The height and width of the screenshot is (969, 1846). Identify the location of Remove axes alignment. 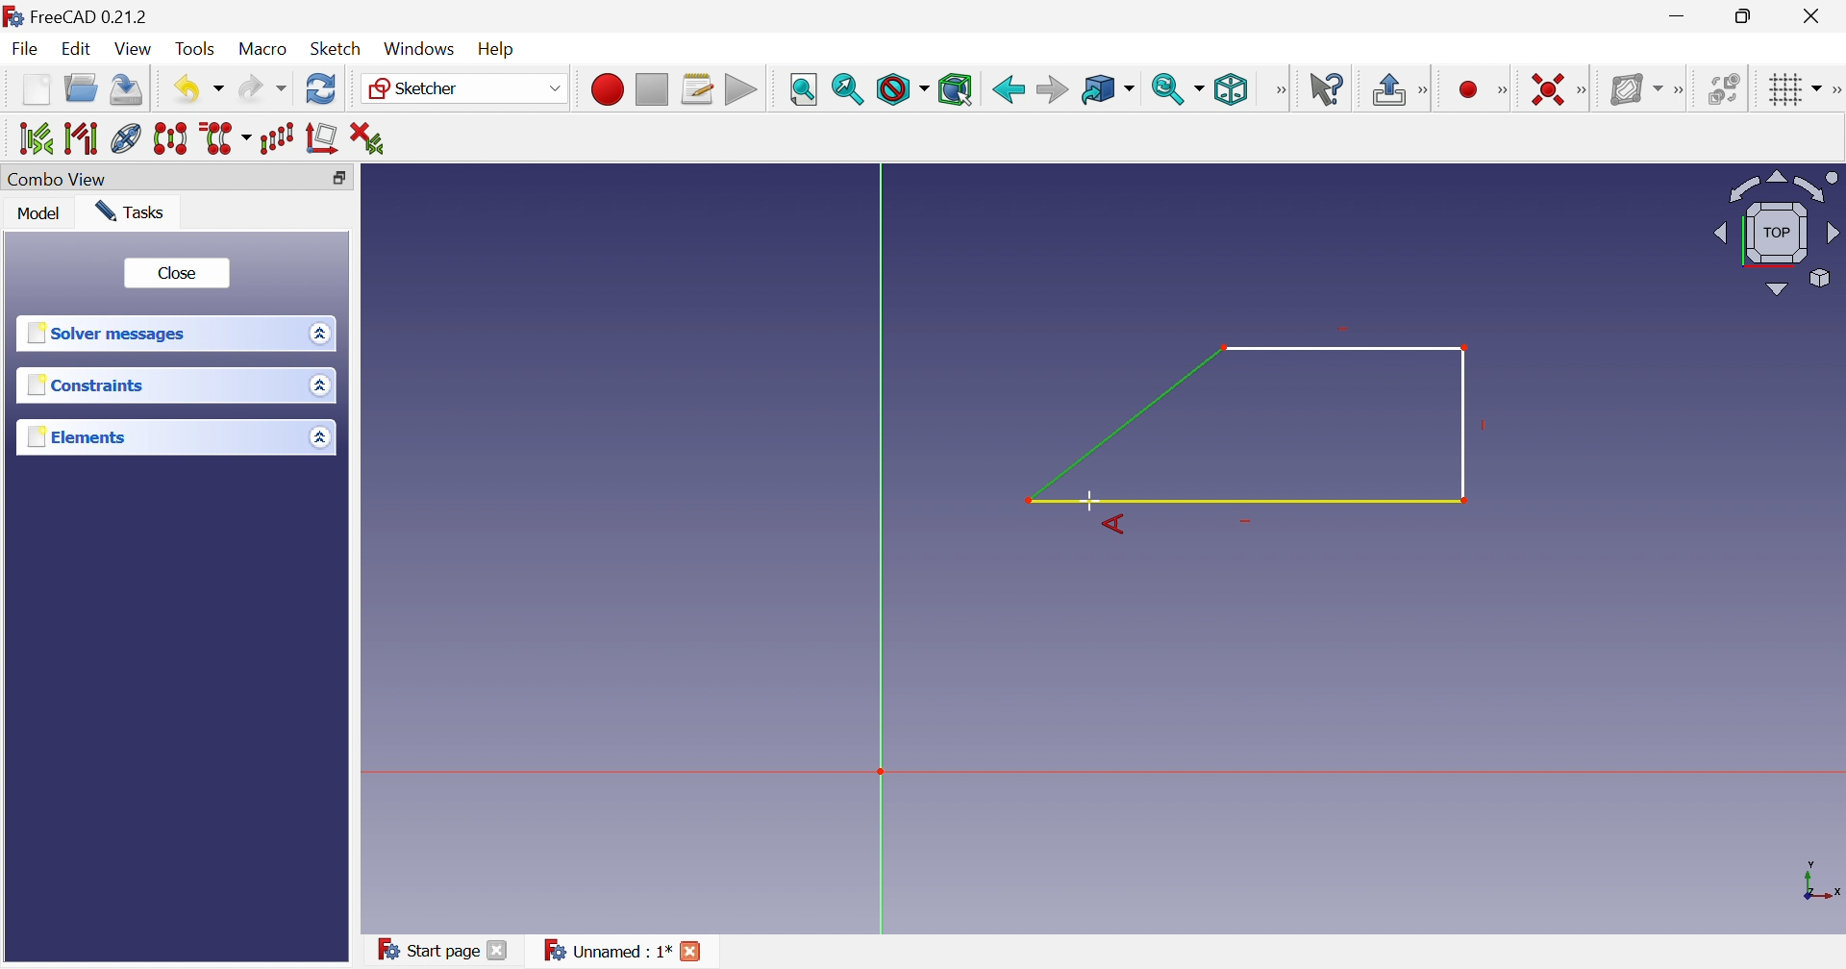
(322, 141).